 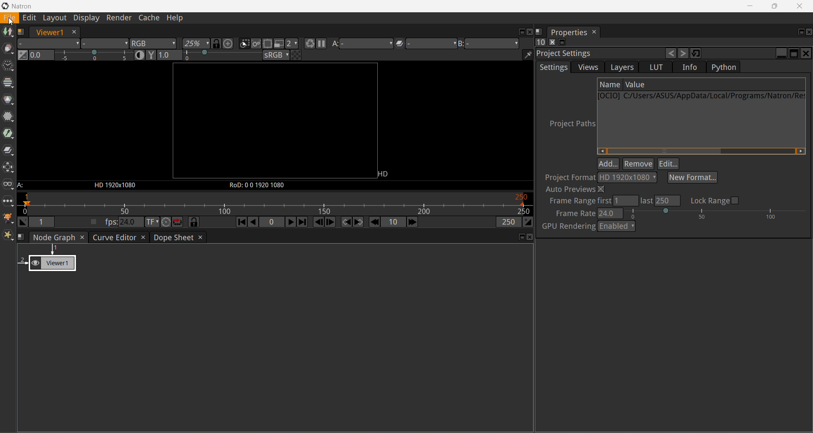 I want to click on Manage the layouts for this pane, so click(x=22, y=32).